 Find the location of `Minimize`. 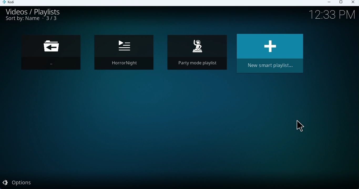

Minimize is located at coordinates (331, 3).